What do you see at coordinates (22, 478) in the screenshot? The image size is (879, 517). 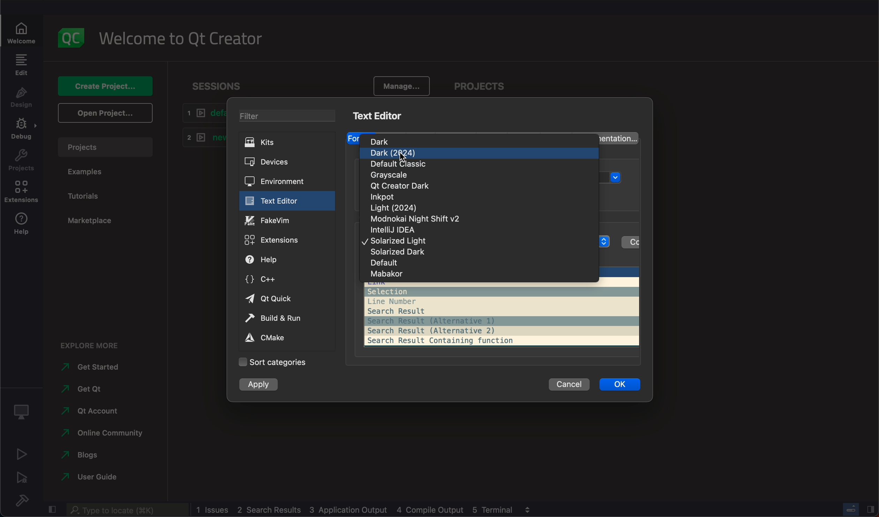 I see `run debug` at bounding box center [22, 478].